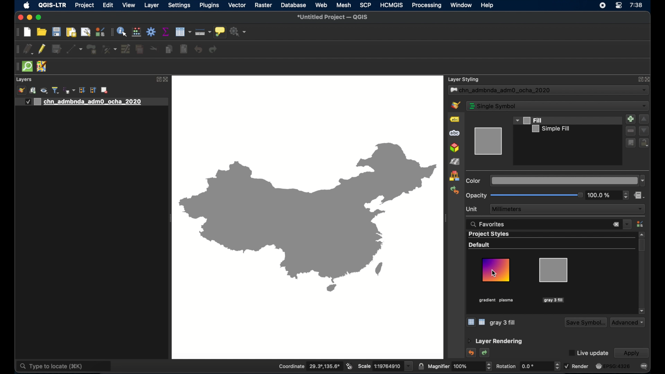 The image size is (665, 374). I want to click on filter legend, so click(56, 90).